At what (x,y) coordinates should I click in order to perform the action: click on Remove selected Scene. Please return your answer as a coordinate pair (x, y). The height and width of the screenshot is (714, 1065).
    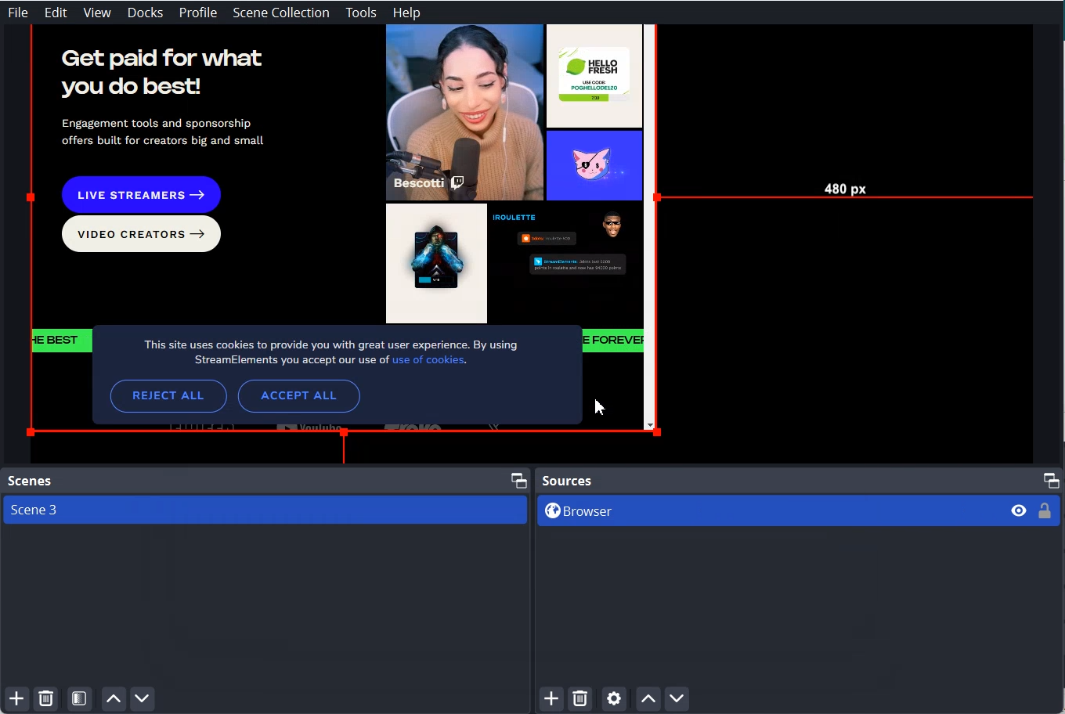
    Looking at the image, I should click on (46, 699).